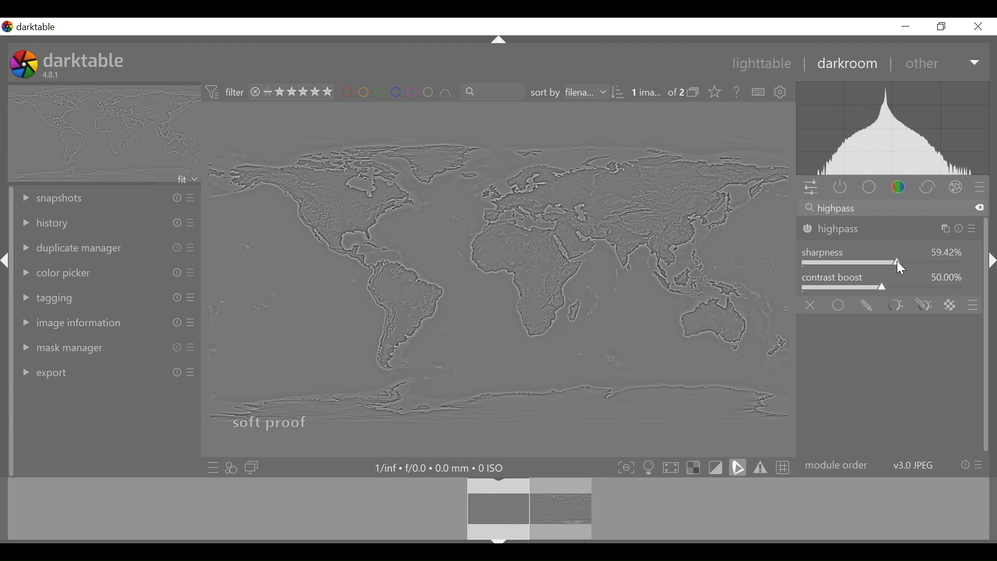  I want to click on toggle display indication, so click(718, 467).